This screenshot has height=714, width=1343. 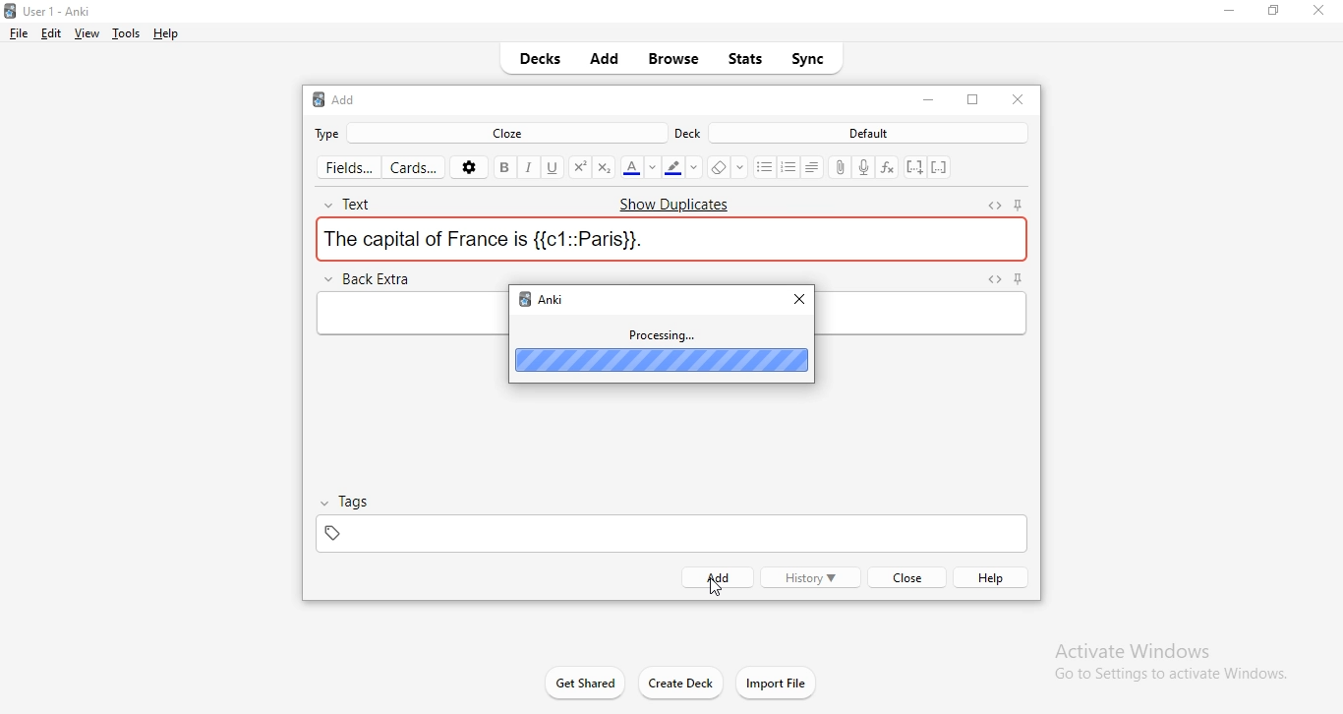 I want to click on add, so click(x=607, y=61).